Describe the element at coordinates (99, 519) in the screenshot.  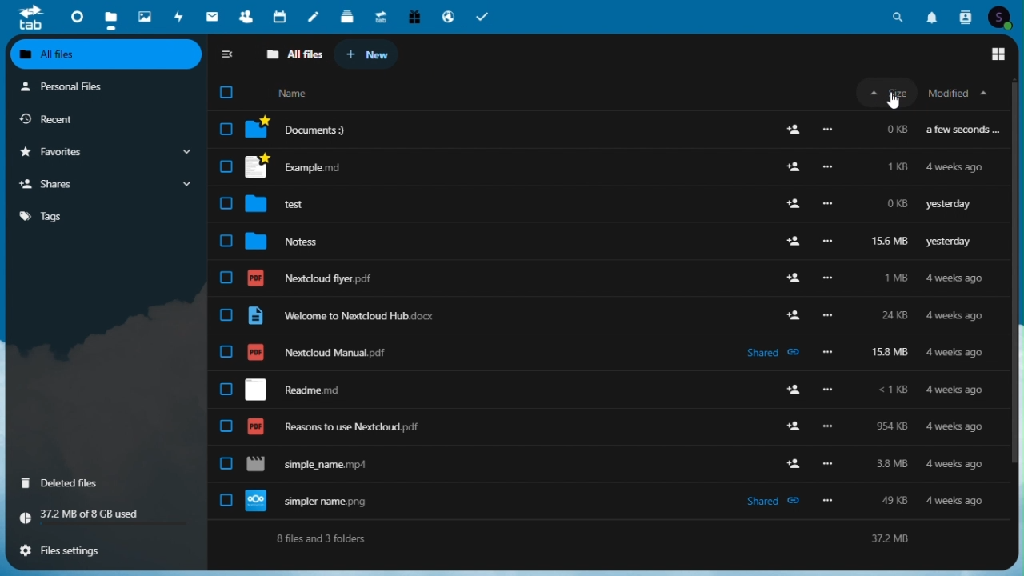
I see `Storage` at that location.